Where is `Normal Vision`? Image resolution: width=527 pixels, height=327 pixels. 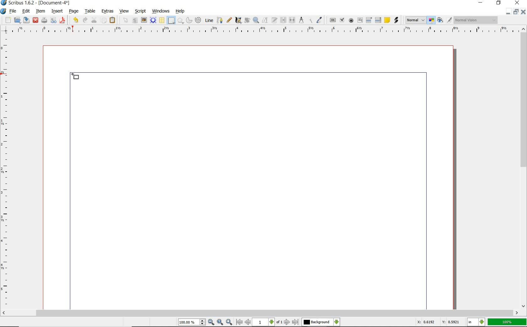
Normal Vision is located at coordinates (476, 20).